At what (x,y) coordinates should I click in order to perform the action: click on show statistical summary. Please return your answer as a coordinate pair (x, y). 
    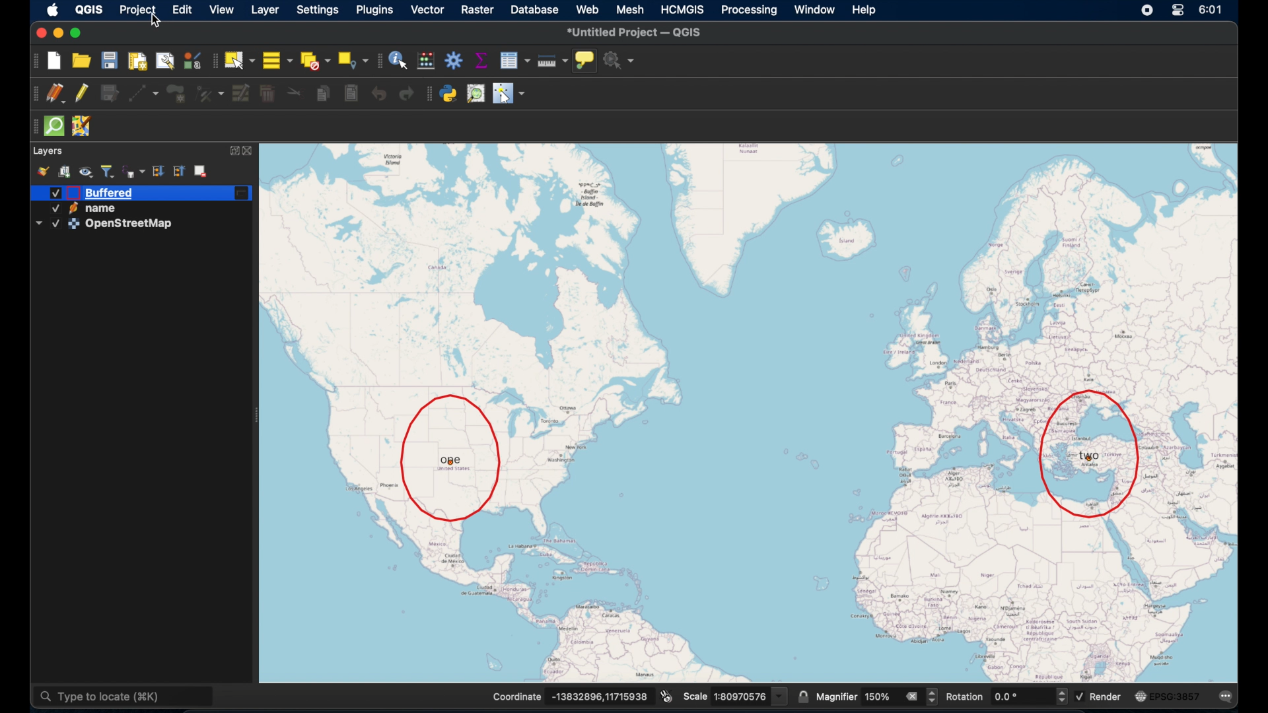
    Looking at the image, I should click on (482, 59).